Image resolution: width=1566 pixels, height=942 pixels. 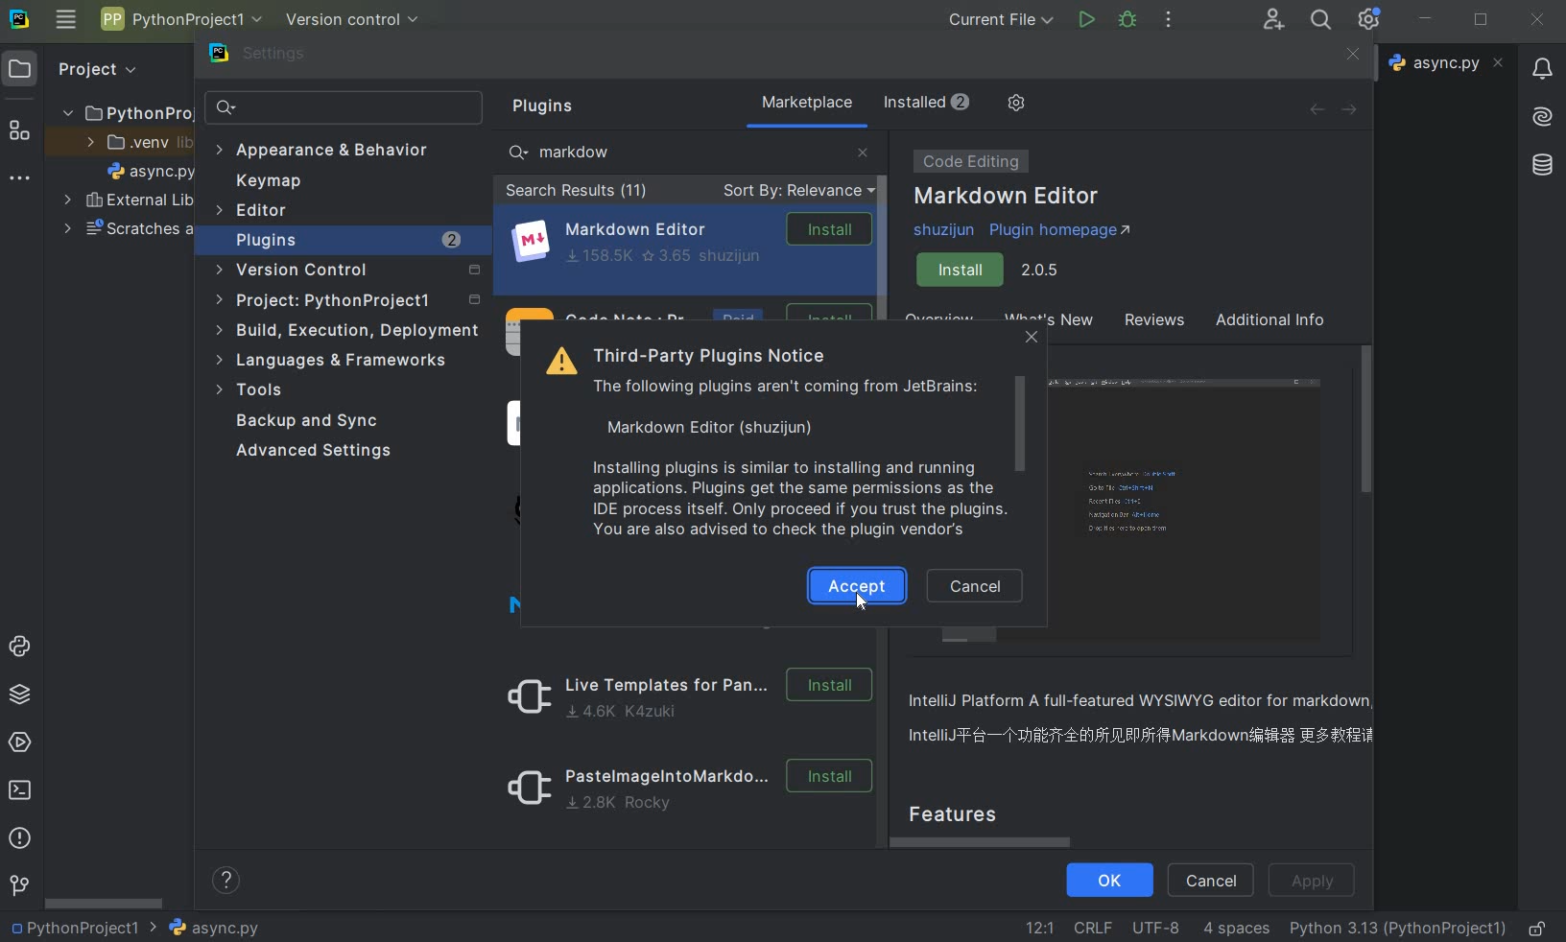 What do you see at coordinates (1021, 428) in the screenshot?
I see `scrollbar` at bounding box center [1021, 428].